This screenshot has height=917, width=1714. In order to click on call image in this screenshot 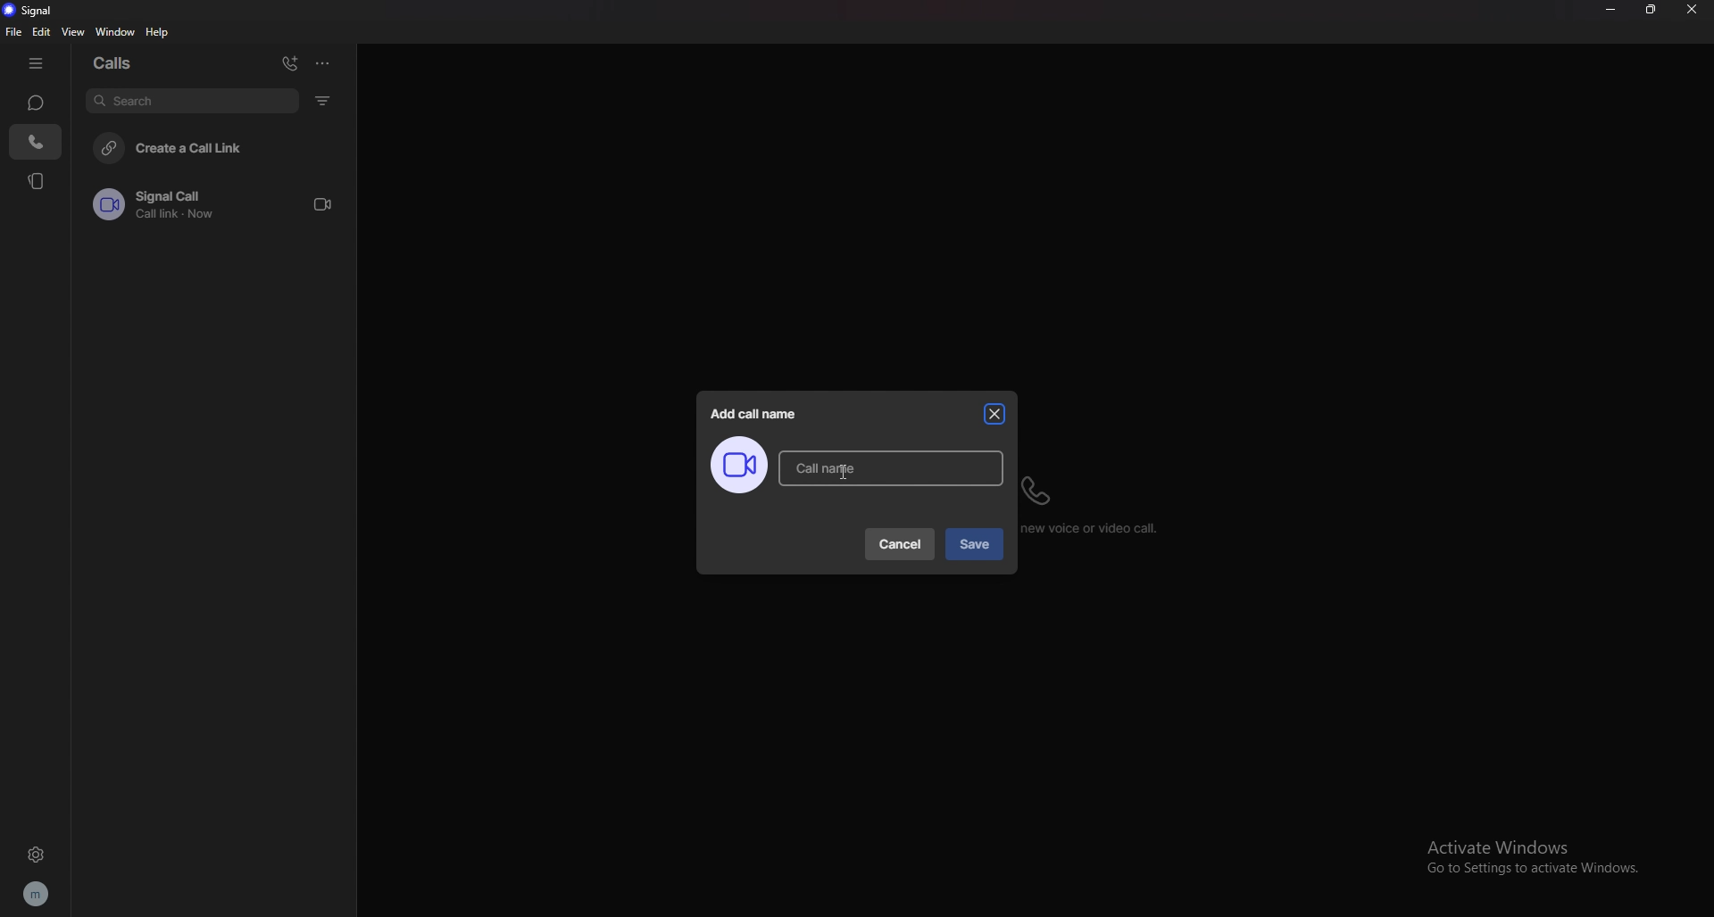, I will do `click(738, 466)`.